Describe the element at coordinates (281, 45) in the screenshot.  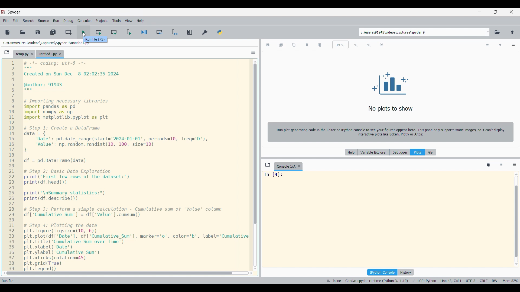
I see `Save all plots` at that location.